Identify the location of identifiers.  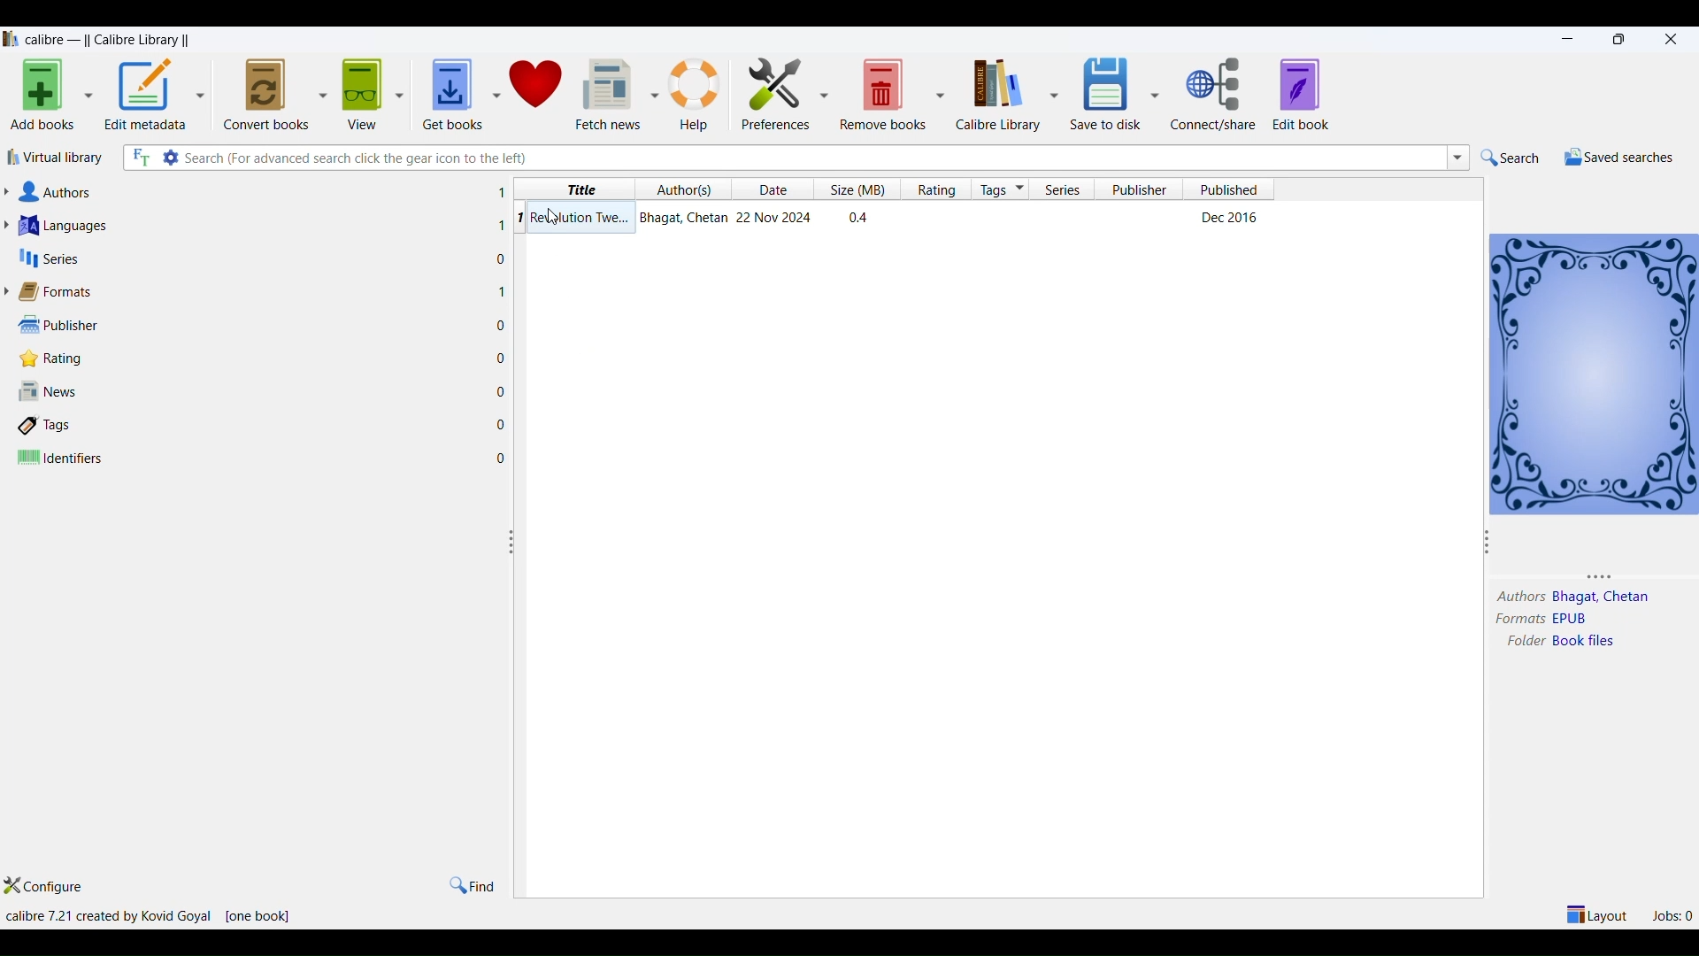
(62, 459).